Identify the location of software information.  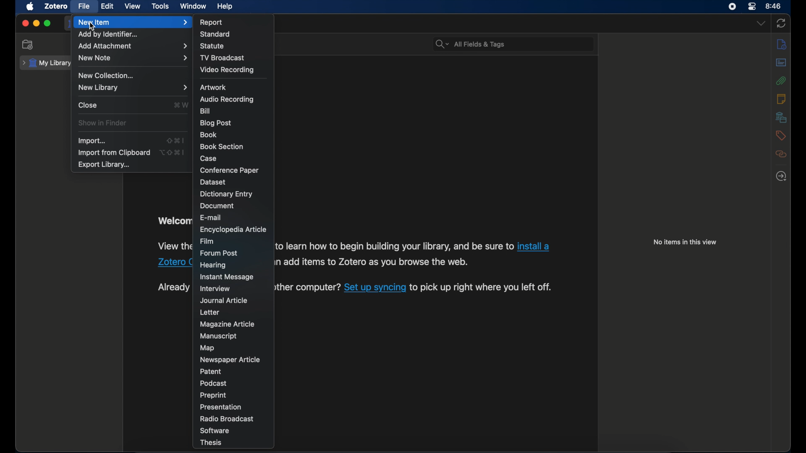
(175, 247).